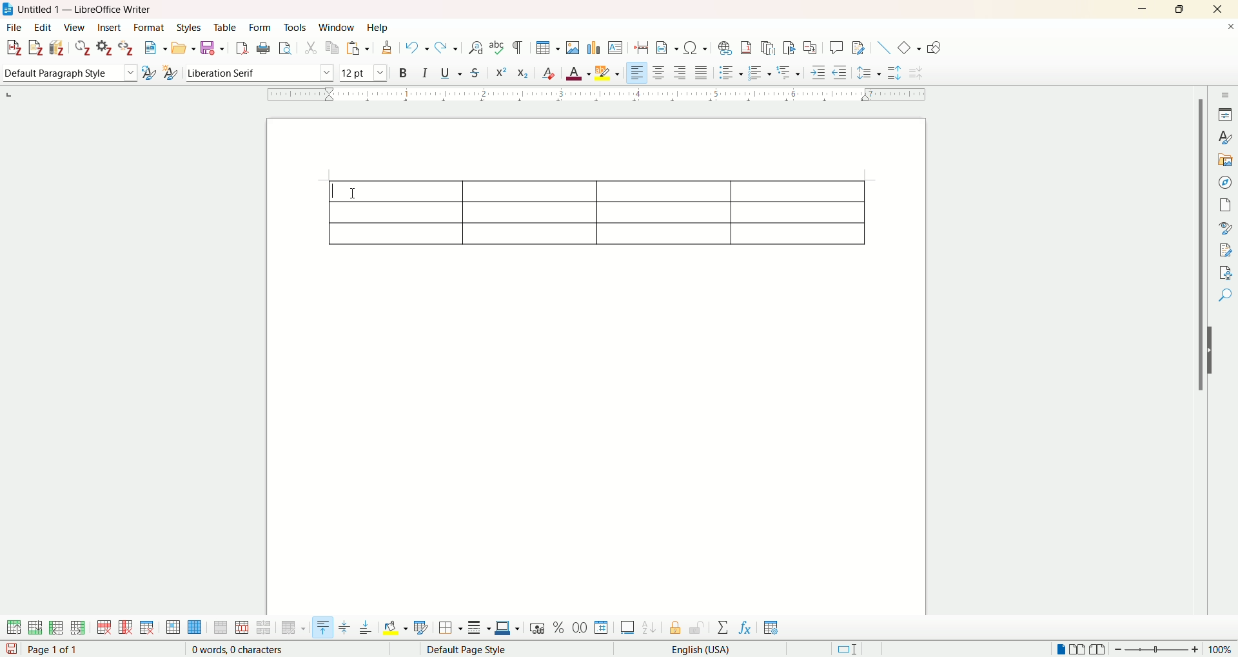 This screenshot has width=1238, height=657. Describe the element at coordinates (101, 46) in the screenshot. I see `document preferences` at that location.